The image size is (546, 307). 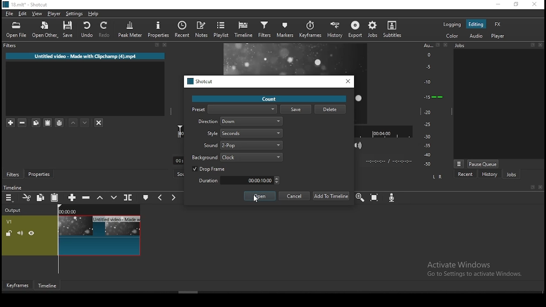 What do you see at coordinates (260, 196) in the screenshot?
I see `open` at bounding box center [260, 196].